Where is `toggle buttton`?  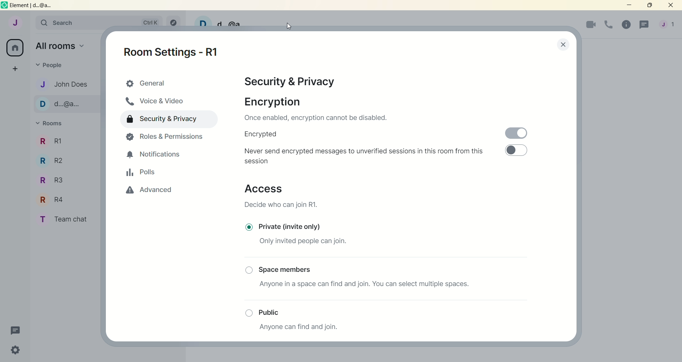 toggle buttton is located at coordinates (519, 130).